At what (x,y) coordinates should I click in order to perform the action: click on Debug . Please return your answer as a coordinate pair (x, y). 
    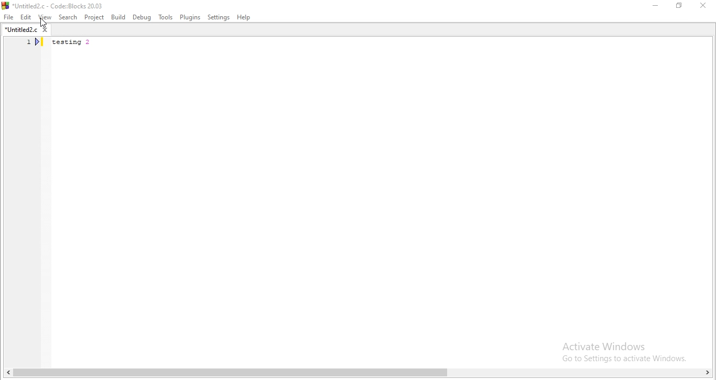
    Looking at the image, I should click on (142, 17).